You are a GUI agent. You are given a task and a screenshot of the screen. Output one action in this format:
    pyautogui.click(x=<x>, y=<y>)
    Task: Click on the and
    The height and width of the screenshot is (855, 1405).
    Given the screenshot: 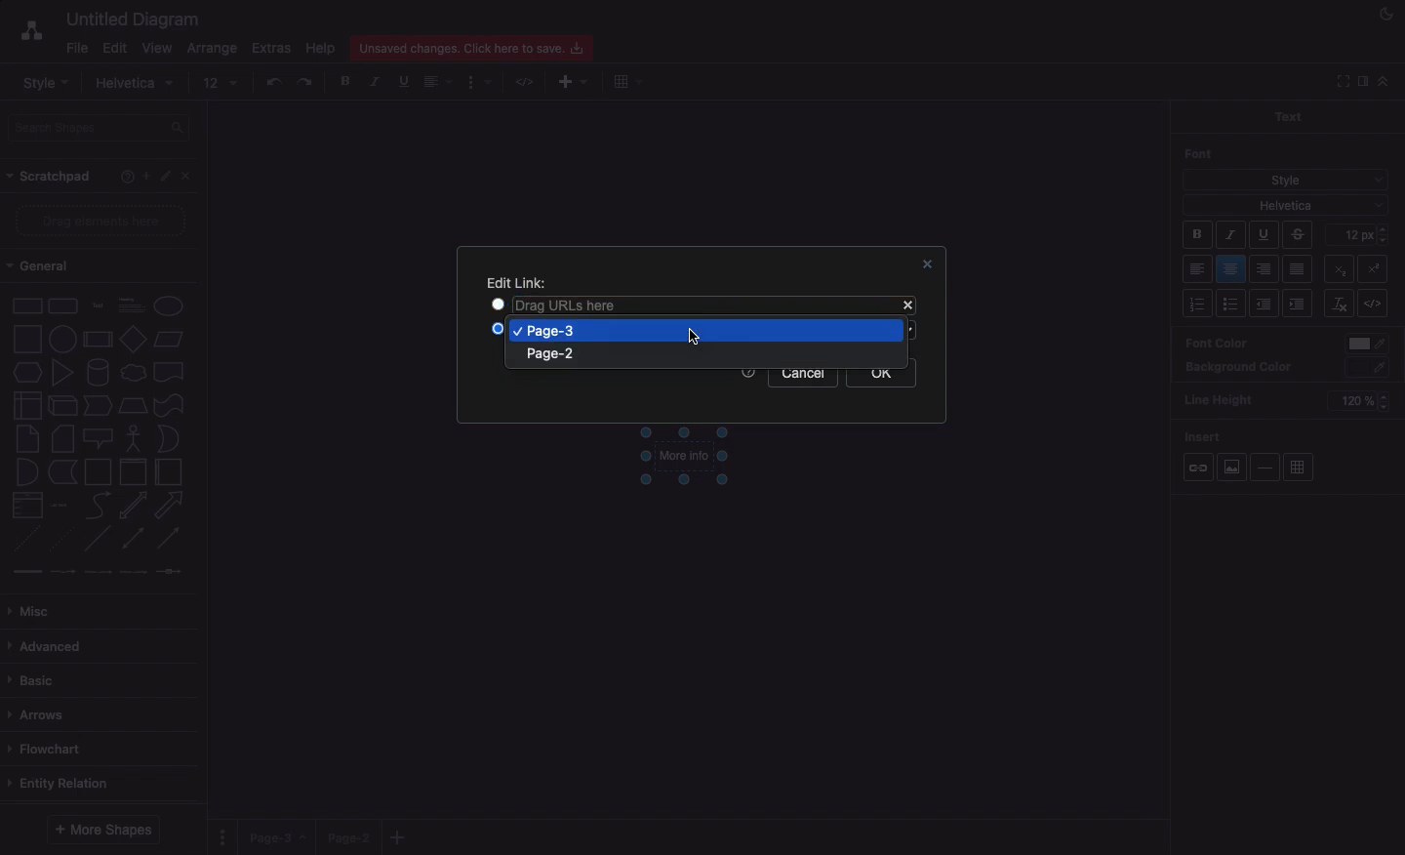 What is the action you would take?
    pyautogui.click(x=28, y=472)
    